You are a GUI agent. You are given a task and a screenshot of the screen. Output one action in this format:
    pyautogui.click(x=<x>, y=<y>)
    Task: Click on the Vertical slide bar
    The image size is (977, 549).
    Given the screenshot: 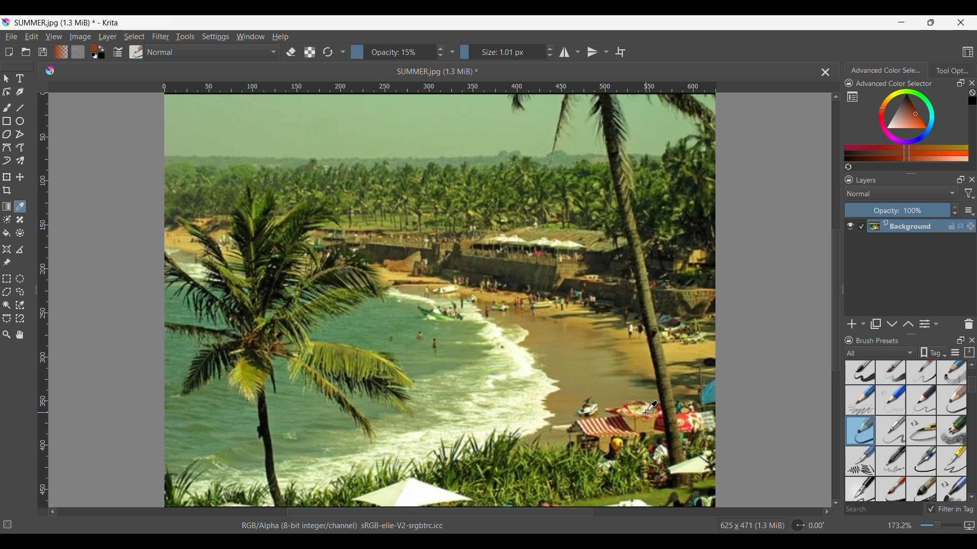 What is the action you would take?
    pyautogui.click(x=836, y=300)
    